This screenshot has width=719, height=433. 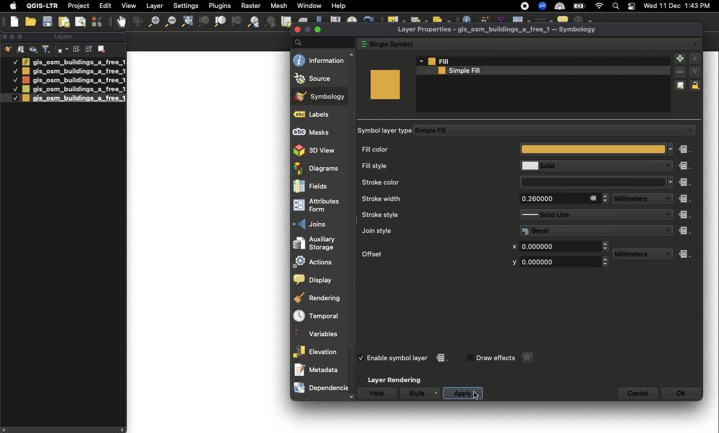 I want to click on wed, so click(x=649, y=6).